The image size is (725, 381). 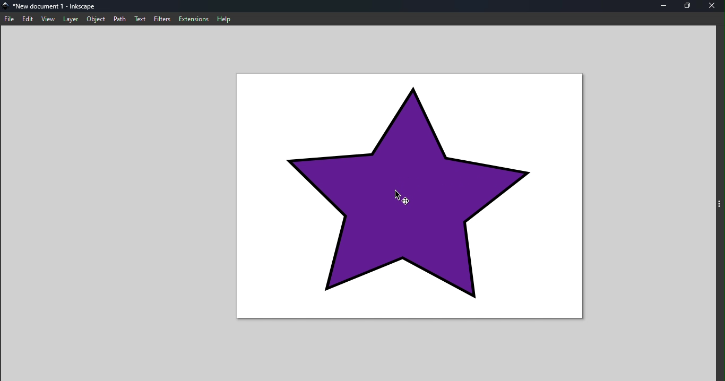 What do you see at coordinates (718, 204) in the screenshot?
I see `Toggle command panel` at bounding box center [718, 204].